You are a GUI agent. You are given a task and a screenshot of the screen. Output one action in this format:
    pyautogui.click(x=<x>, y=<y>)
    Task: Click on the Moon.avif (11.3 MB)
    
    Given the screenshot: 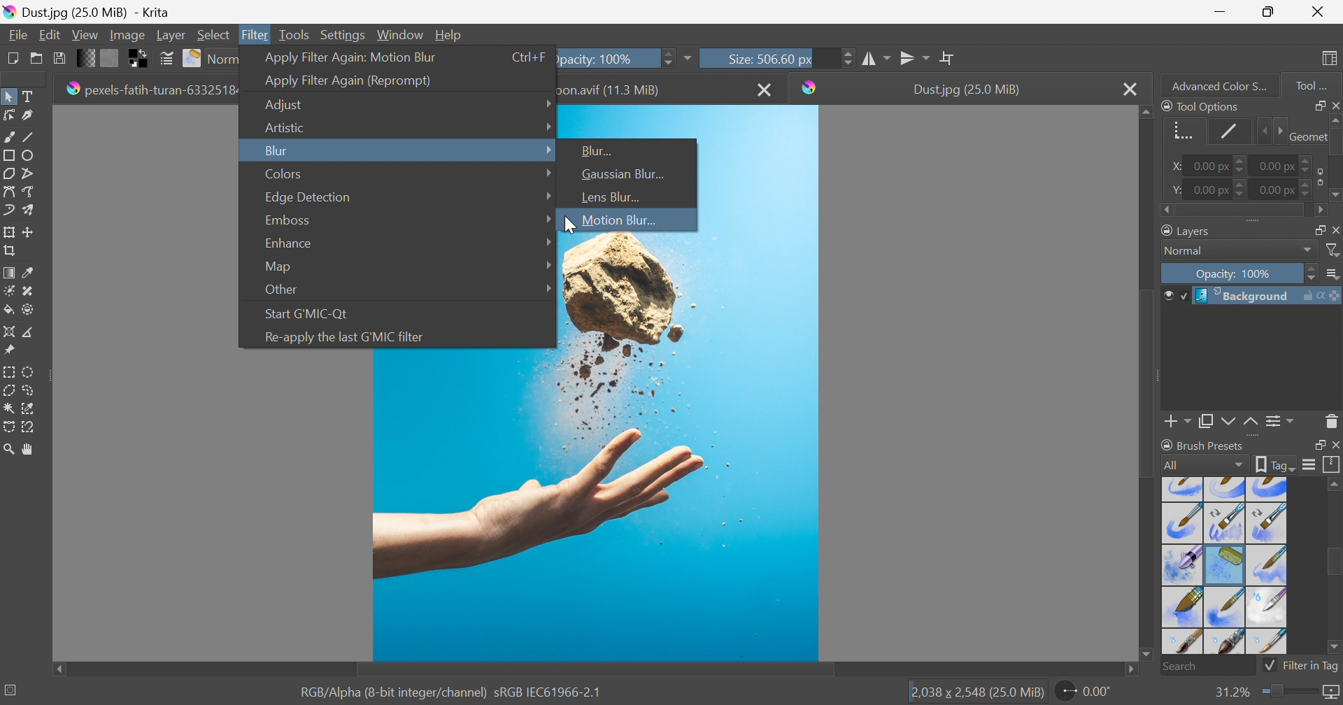 What is the action you would take?
    pyautogui.click(x=613, y=89)
    